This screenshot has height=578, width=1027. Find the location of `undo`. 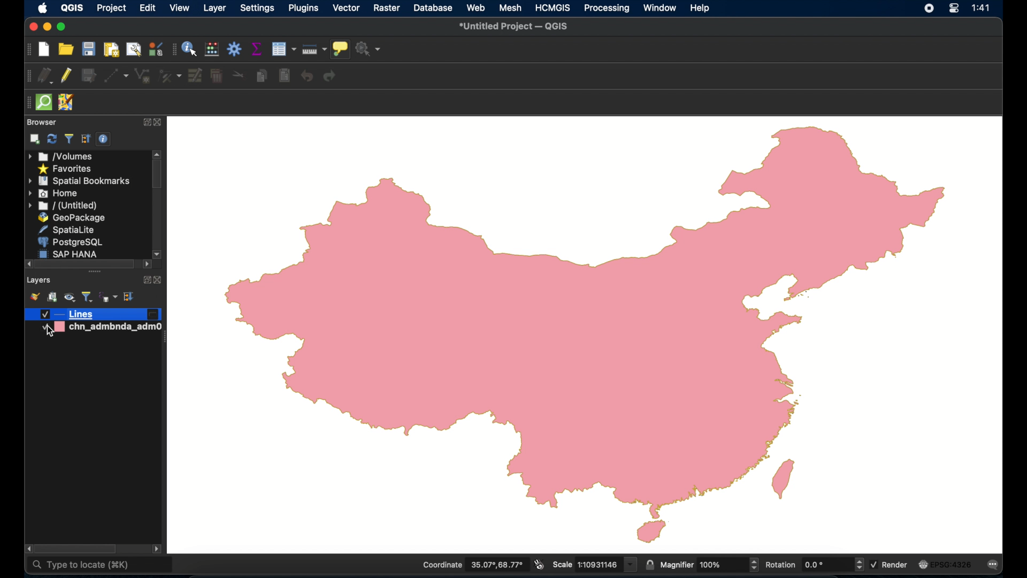

undo is located at coordinates (306, 76).